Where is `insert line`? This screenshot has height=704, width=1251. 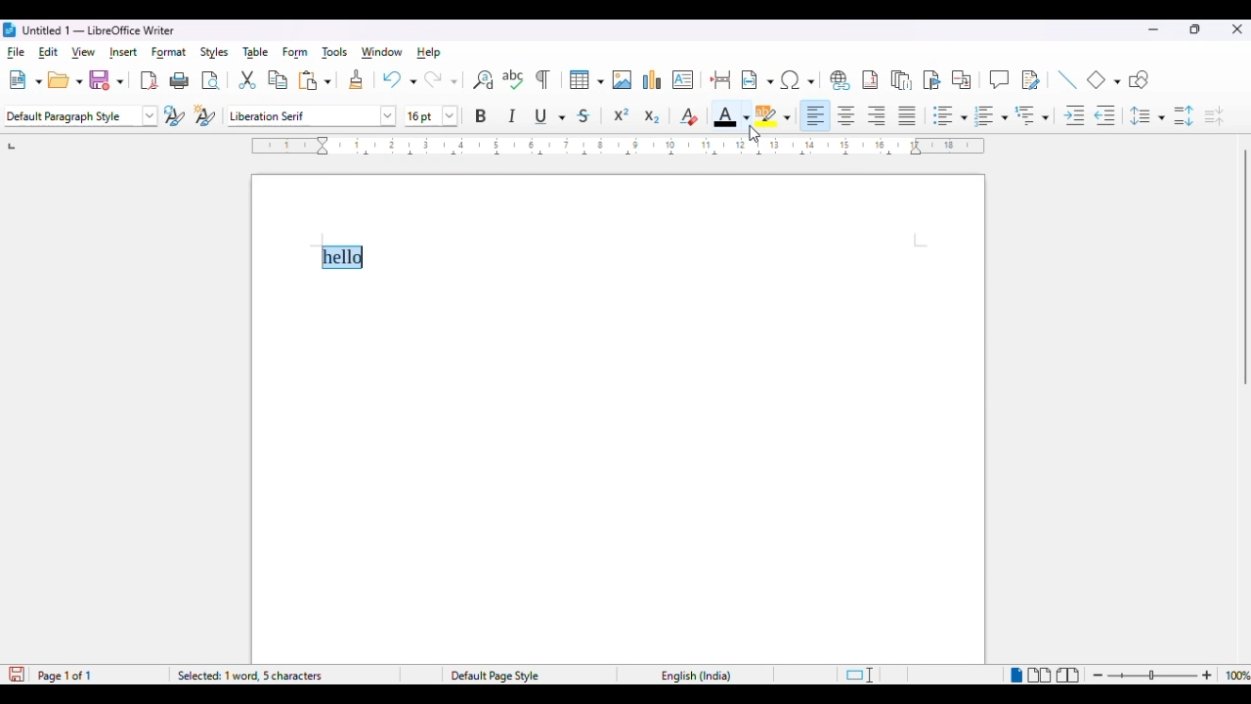 insert line is located at coordinates (1066, 79).